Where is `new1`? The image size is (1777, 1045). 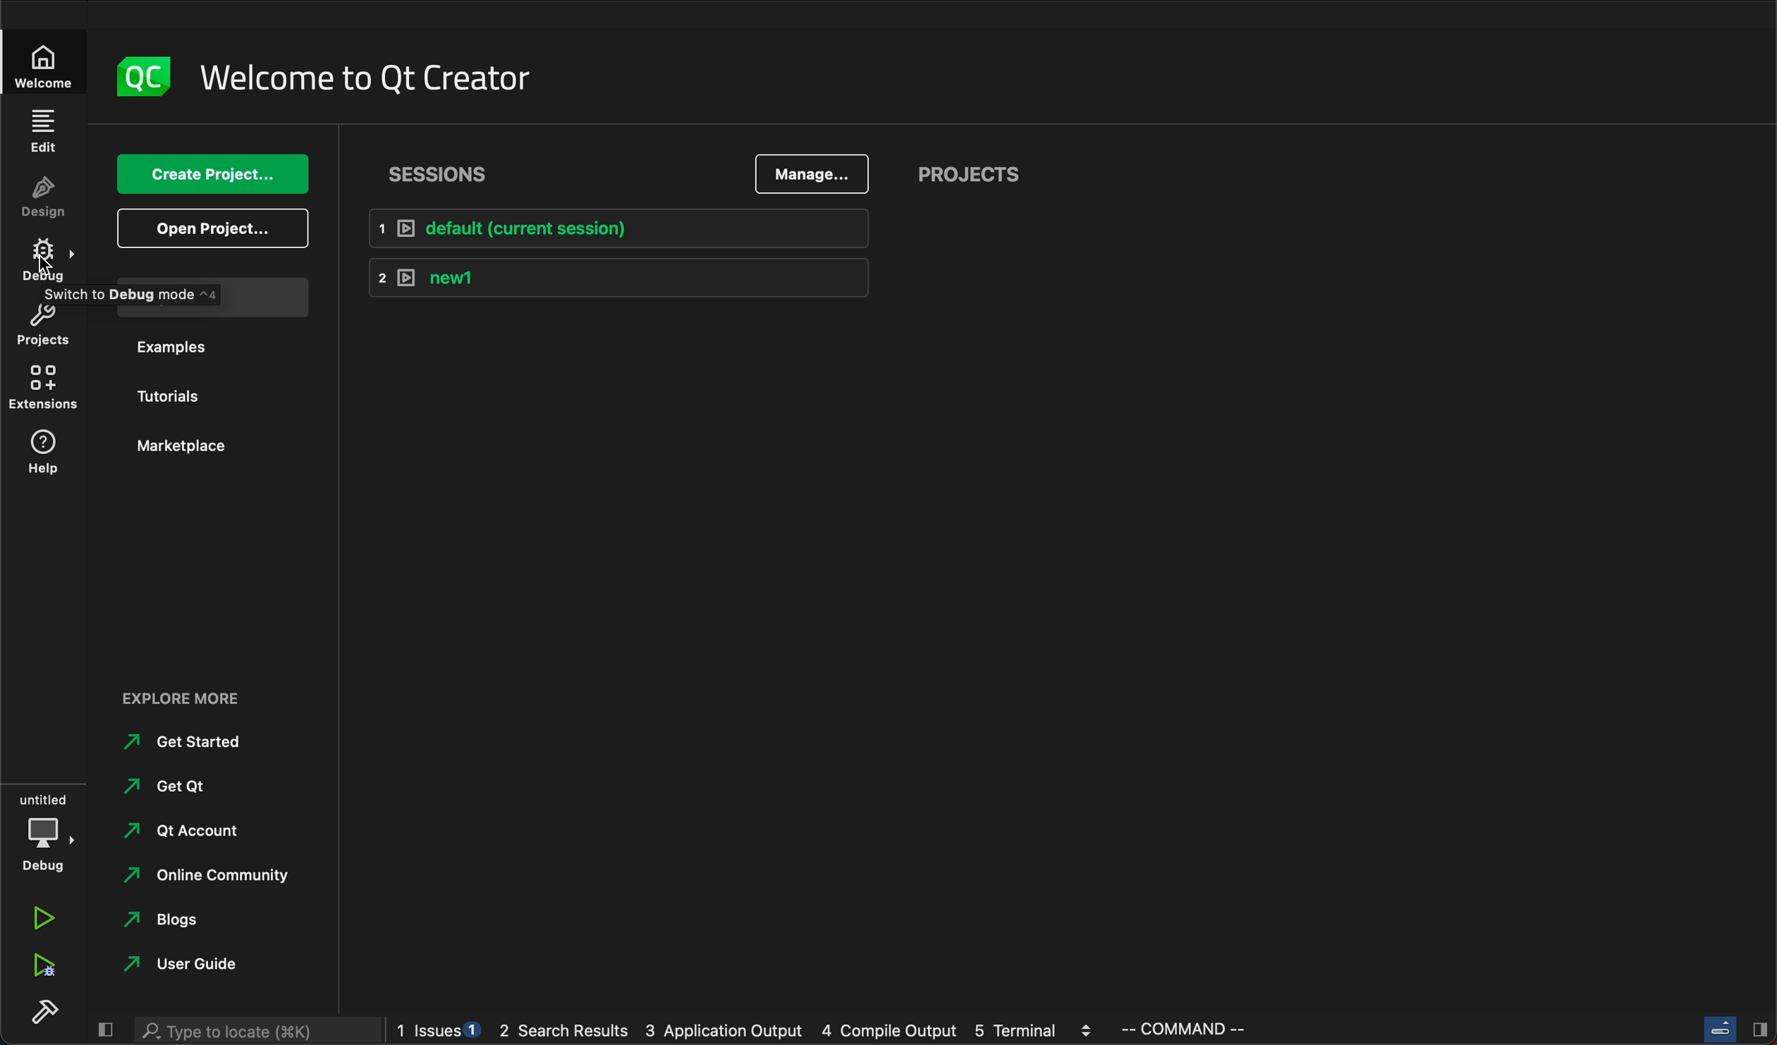 new1 is located at coordinates (615, 275).